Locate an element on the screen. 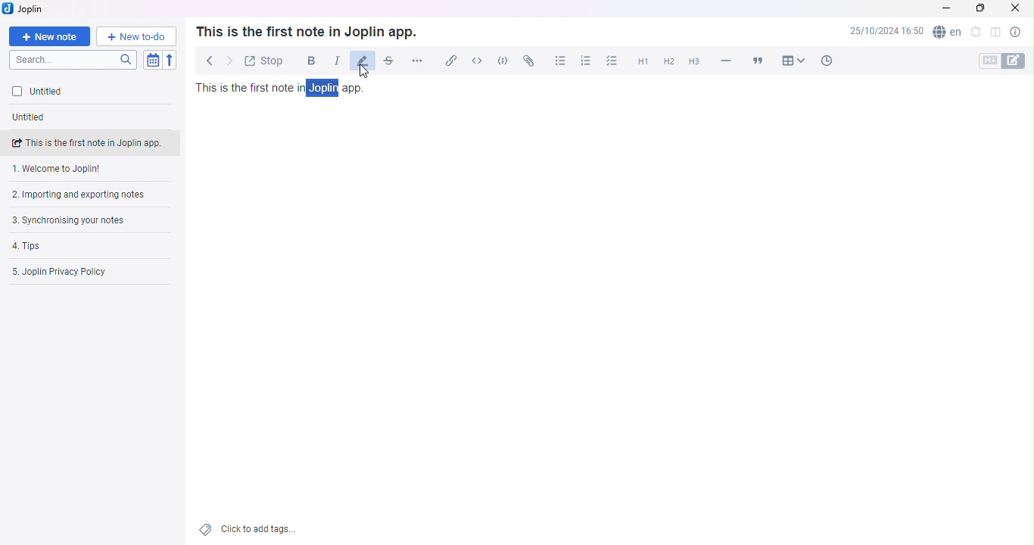  Highlight is located at coordinates (362, 61).